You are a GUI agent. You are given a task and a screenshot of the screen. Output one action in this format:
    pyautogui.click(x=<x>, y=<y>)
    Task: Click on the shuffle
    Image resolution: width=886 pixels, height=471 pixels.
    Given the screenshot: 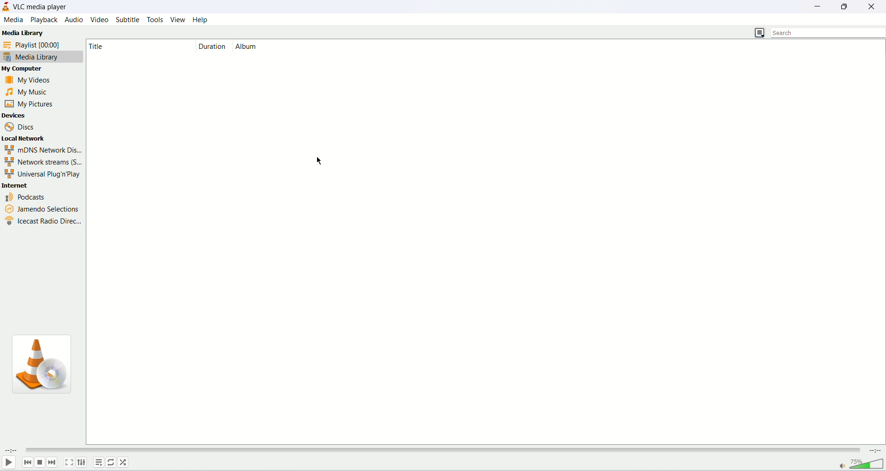 What is the action you would take?
    pyautogui.click(x=124, y=462)
    